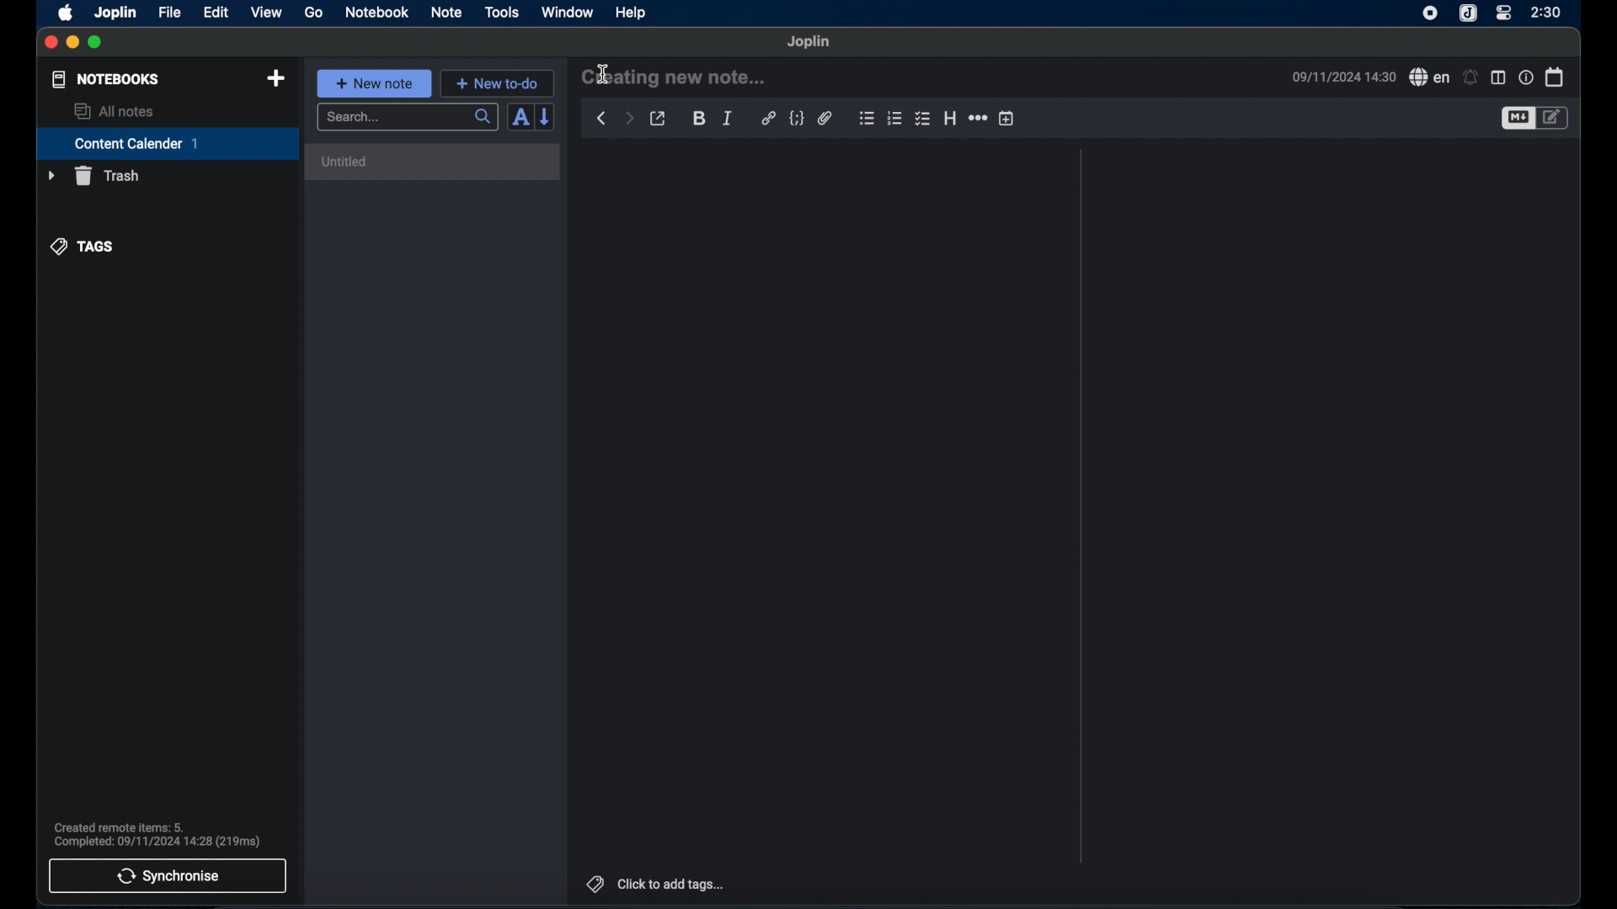 The width and height of the screenshot is (1617, 909). I want to click on back, so click(602, 119).